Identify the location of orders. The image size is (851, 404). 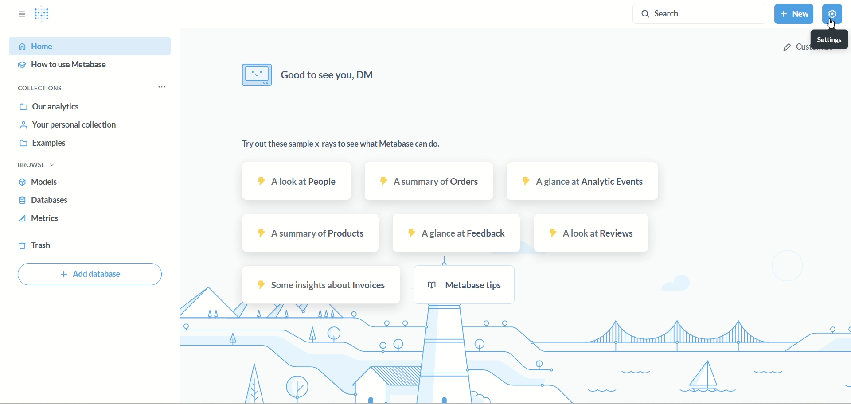
(429, 182).